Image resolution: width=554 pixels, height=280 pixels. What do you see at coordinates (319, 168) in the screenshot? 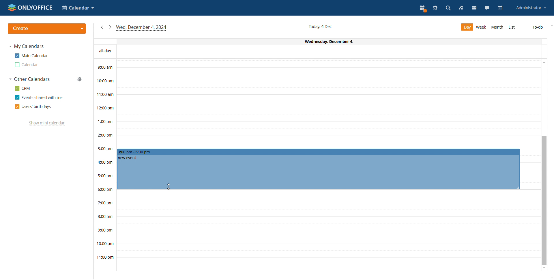
I see `edges being dragged` at bounding box center [319, 168].